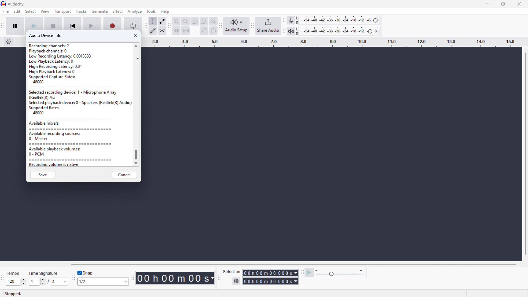 The image size is (528, 297). What do you see at coordinates (34, 23) in the screenshot?
I see `play` at bounding box center [34, 23].